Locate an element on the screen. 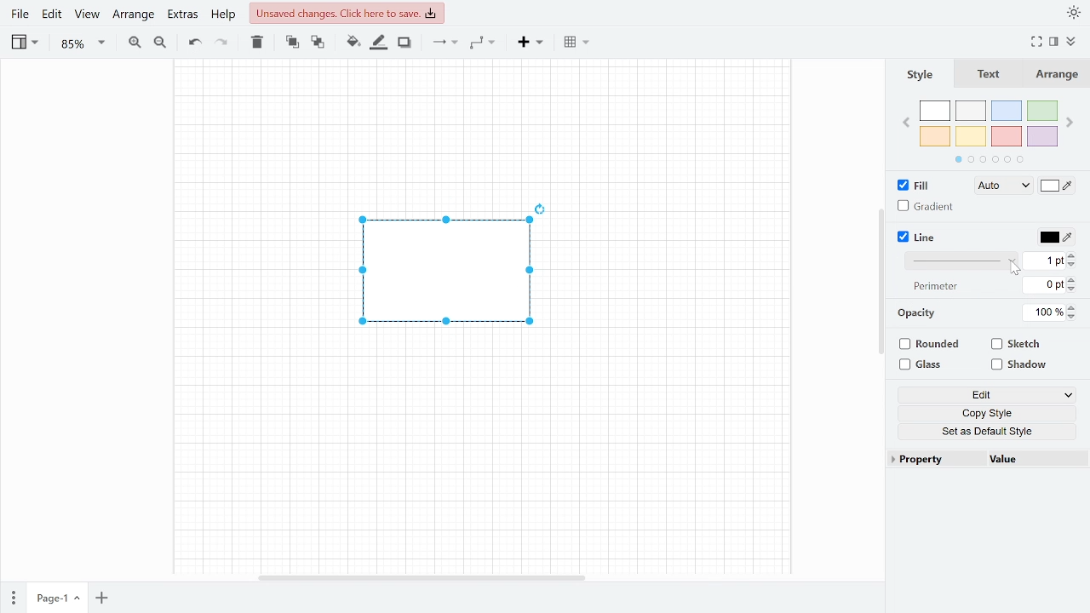 This screenshot has width=1090, height=613. Extras is located at coordinates (181, 16).